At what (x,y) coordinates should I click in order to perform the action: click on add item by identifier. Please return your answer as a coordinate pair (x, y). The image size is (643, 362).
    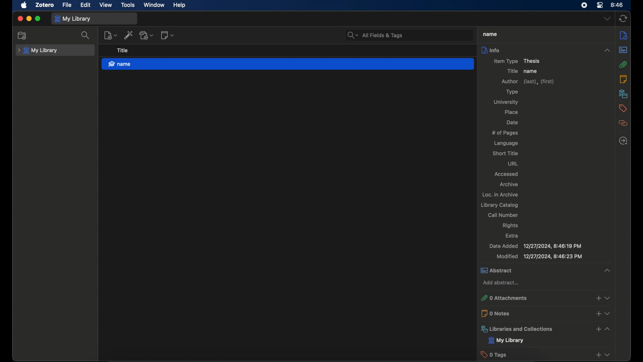
    Looking at the image, I should click on (129, 35).